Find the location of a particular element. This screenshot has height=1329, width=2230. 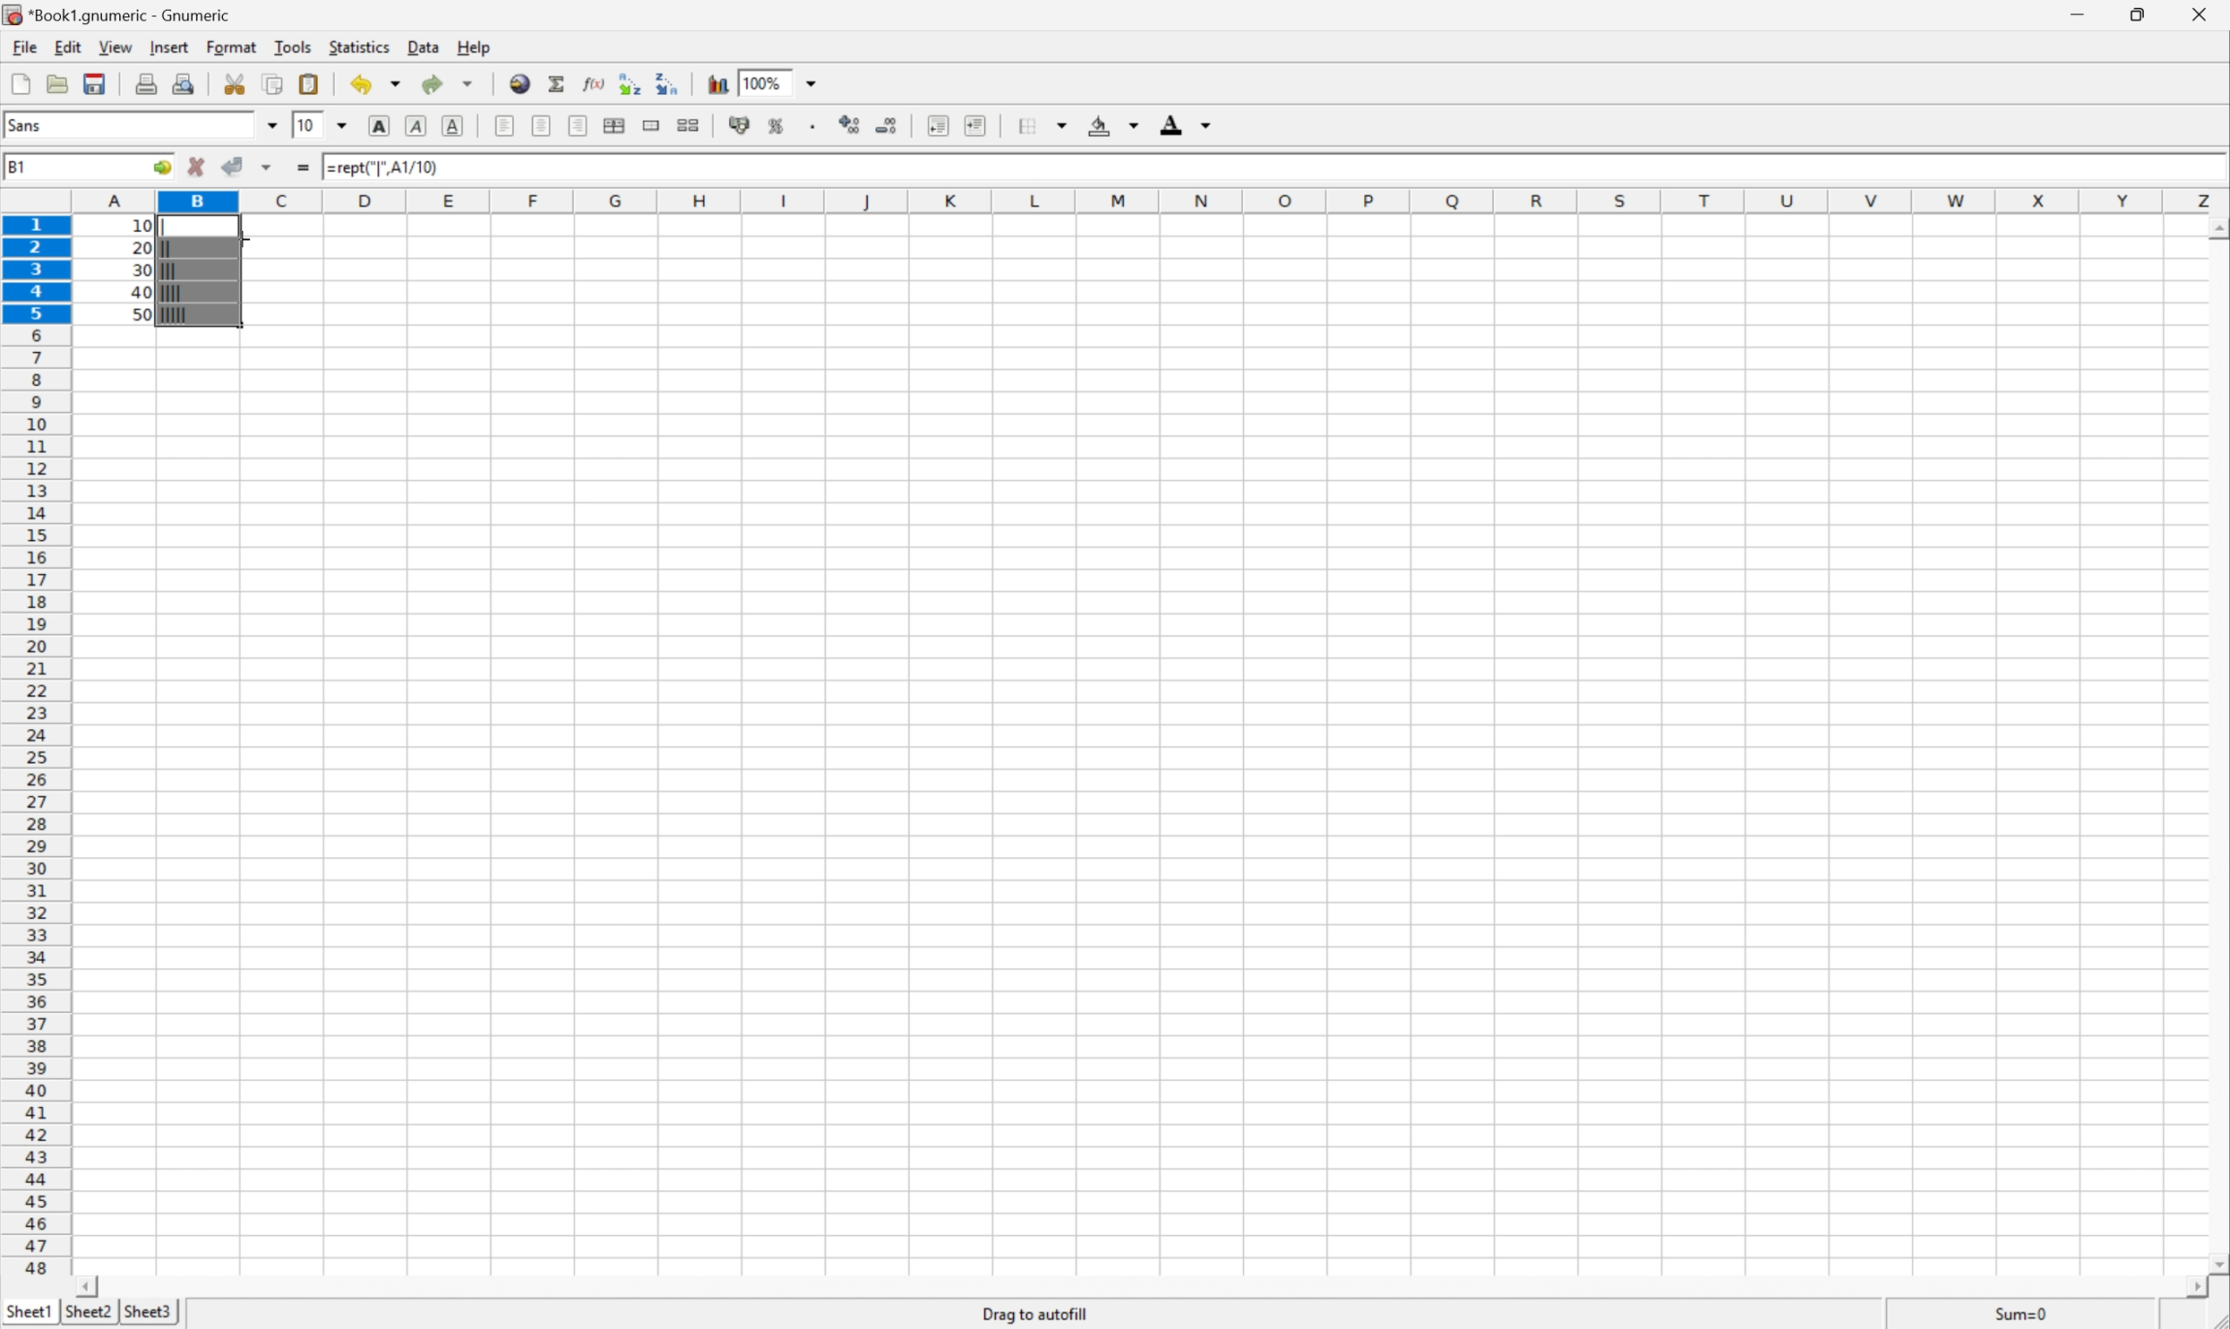

Decrease indent, and align the contents to the left is located at coordinates (939, 124).